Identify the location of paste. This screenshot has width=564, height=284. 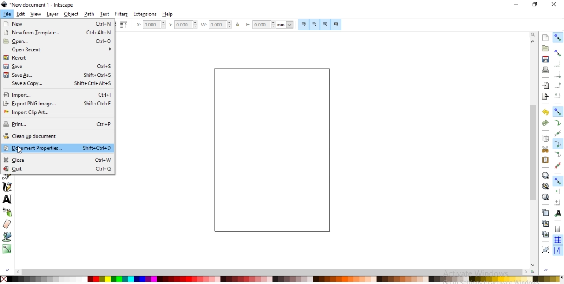
(545, 160).